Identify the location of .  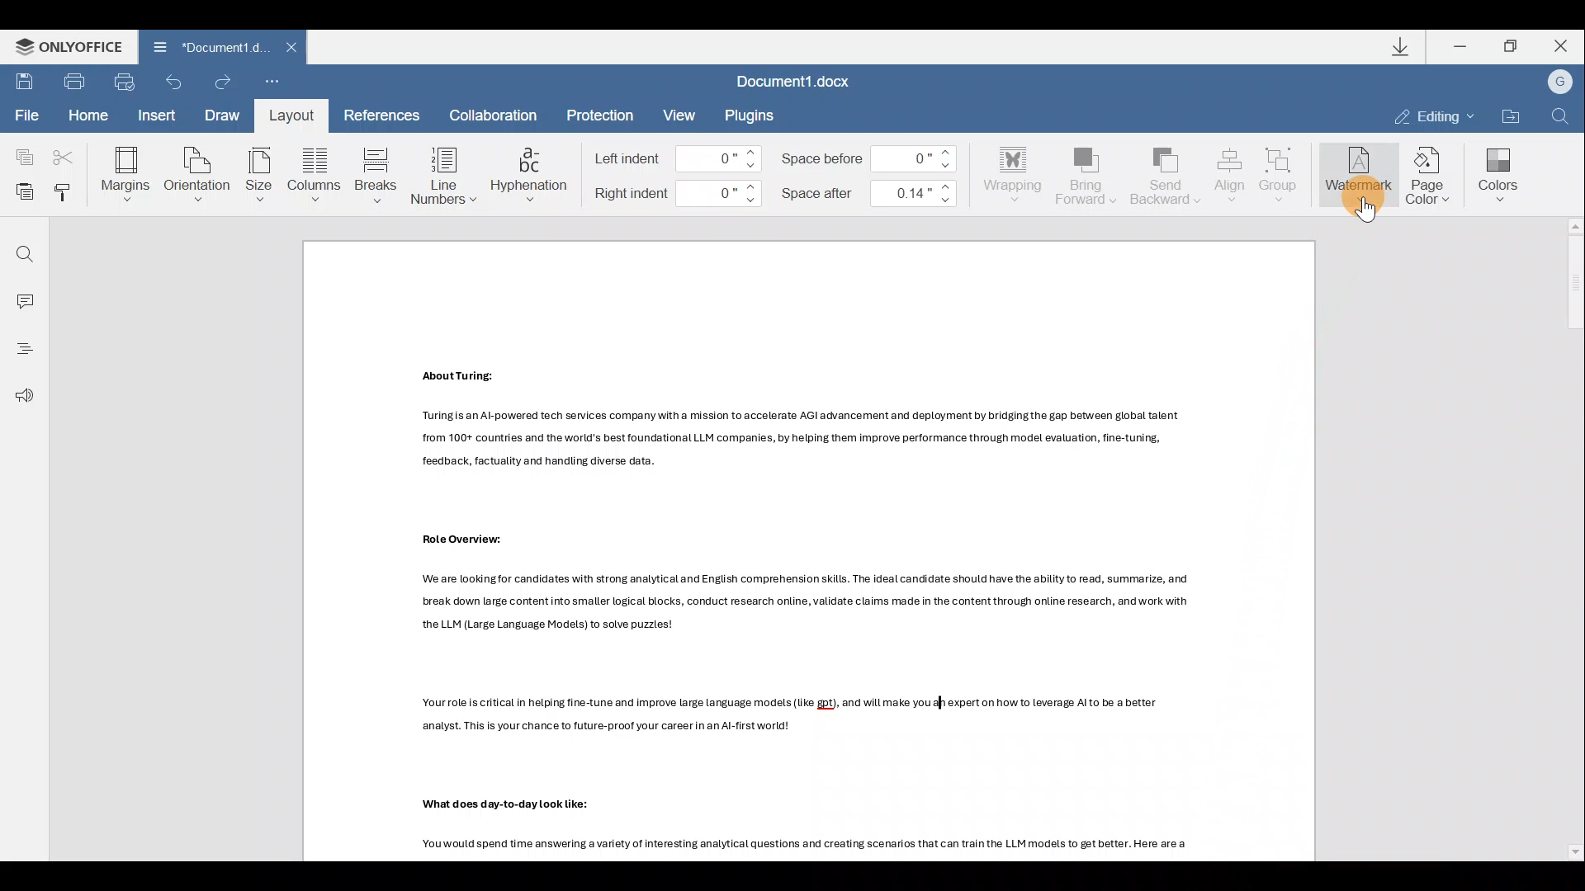
(455, 377).